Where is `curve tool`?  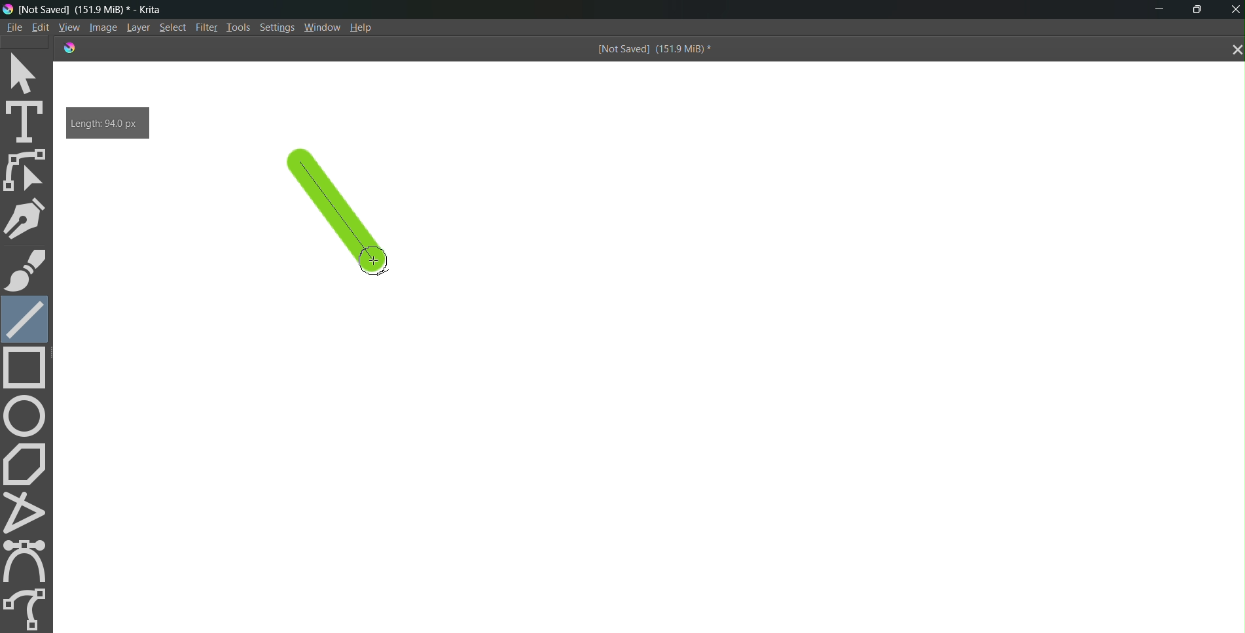
curve tool is located at coordinates (29, 560).